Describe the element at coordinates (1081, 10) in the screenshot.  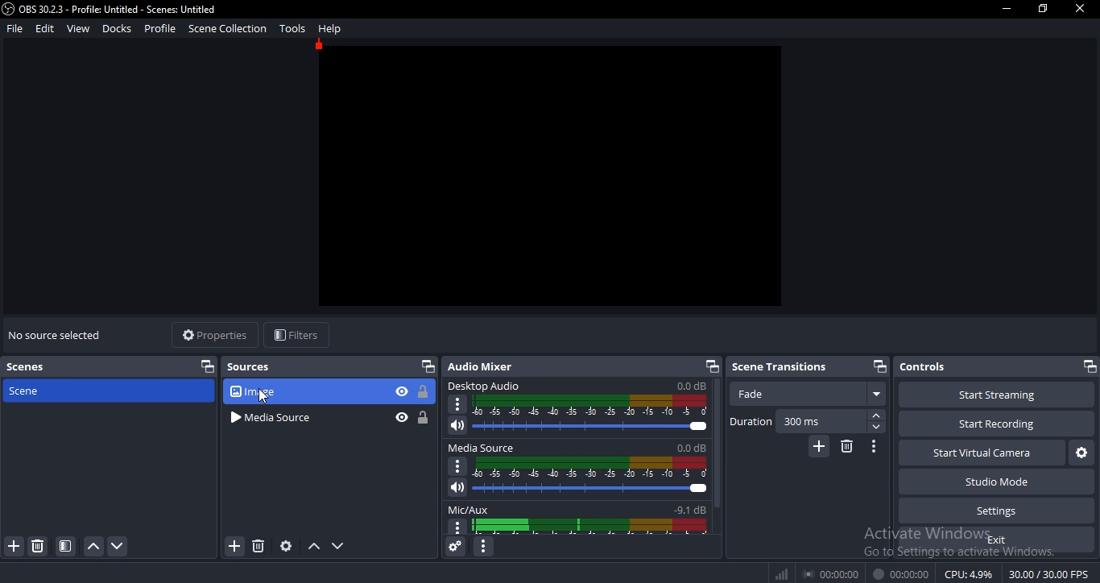
I see `close` at that location.